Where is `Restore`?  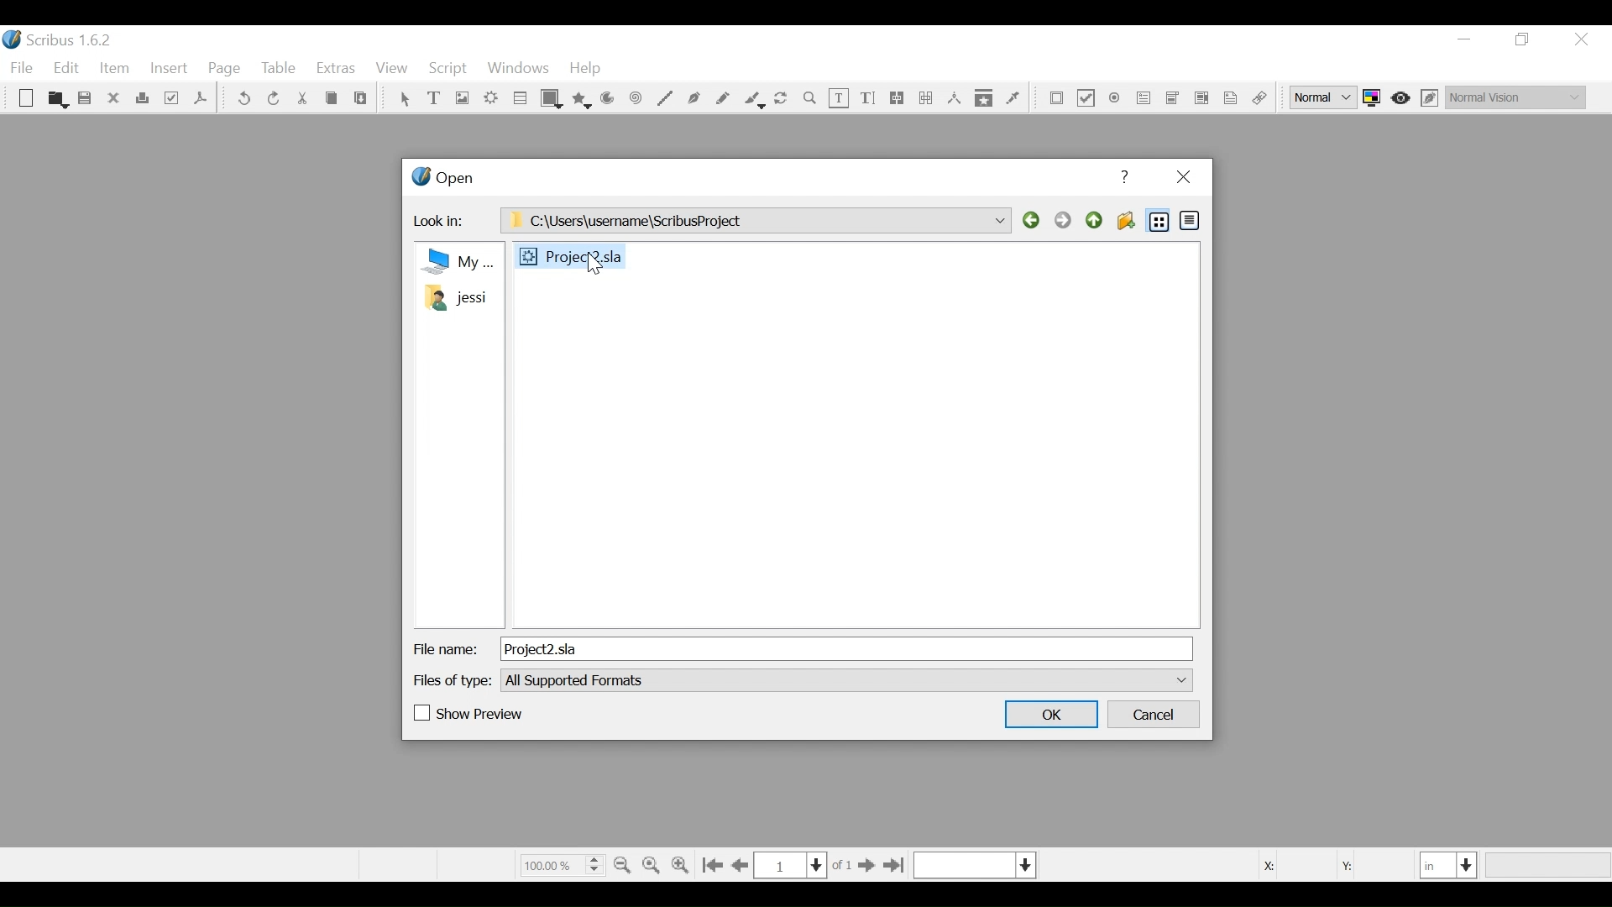 Restore is located at coordinates (1524, 39).